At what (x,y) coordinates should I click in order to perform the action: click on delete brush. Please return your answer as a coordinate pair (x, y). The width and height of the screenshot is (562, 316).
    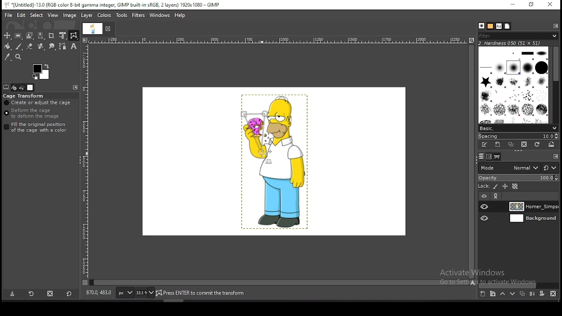
    Looking at the image, I should click on (525, 145).